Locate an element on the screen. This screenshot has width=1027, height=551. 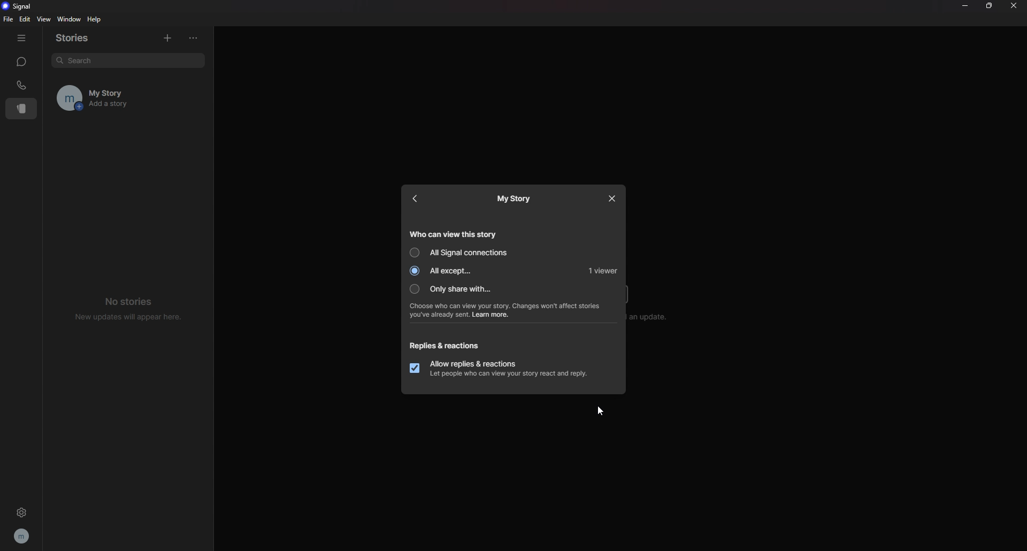
replies and reactions is located at coordinates (454, 345).